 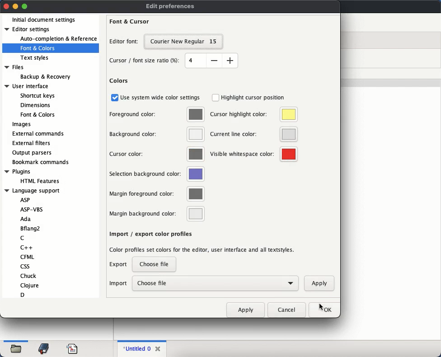 I want to click on decrease cursor/font size ratio, so click(x=214, y=60).